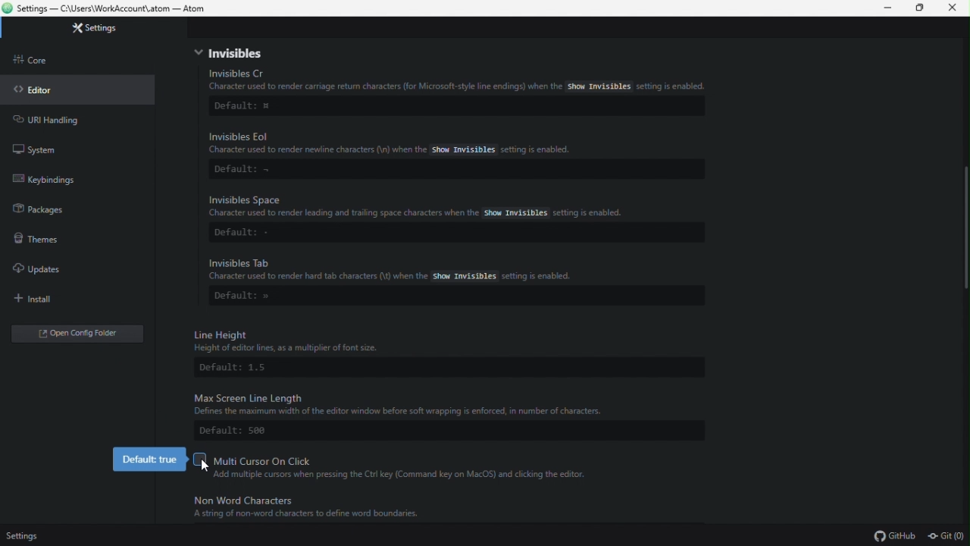  Describe the element at coordinates (249, 105) in the screenshot. I see `Default: #` at that location.